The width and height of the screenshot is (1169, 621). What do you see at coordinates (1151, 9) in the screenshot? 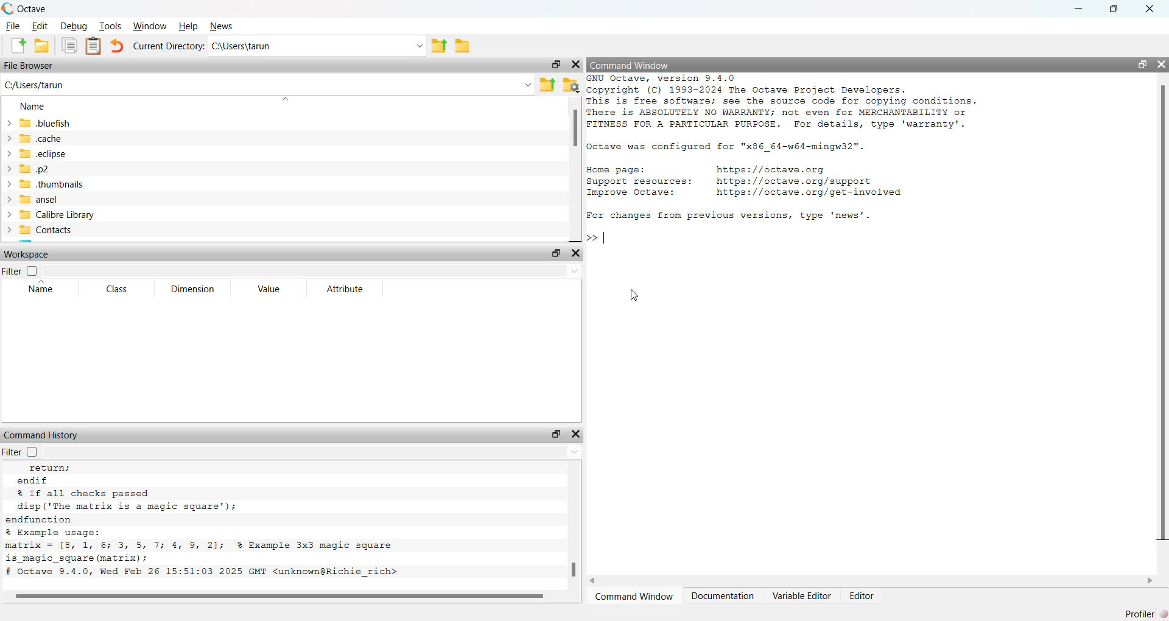
I see `close` at bounding box center [1151, 9].